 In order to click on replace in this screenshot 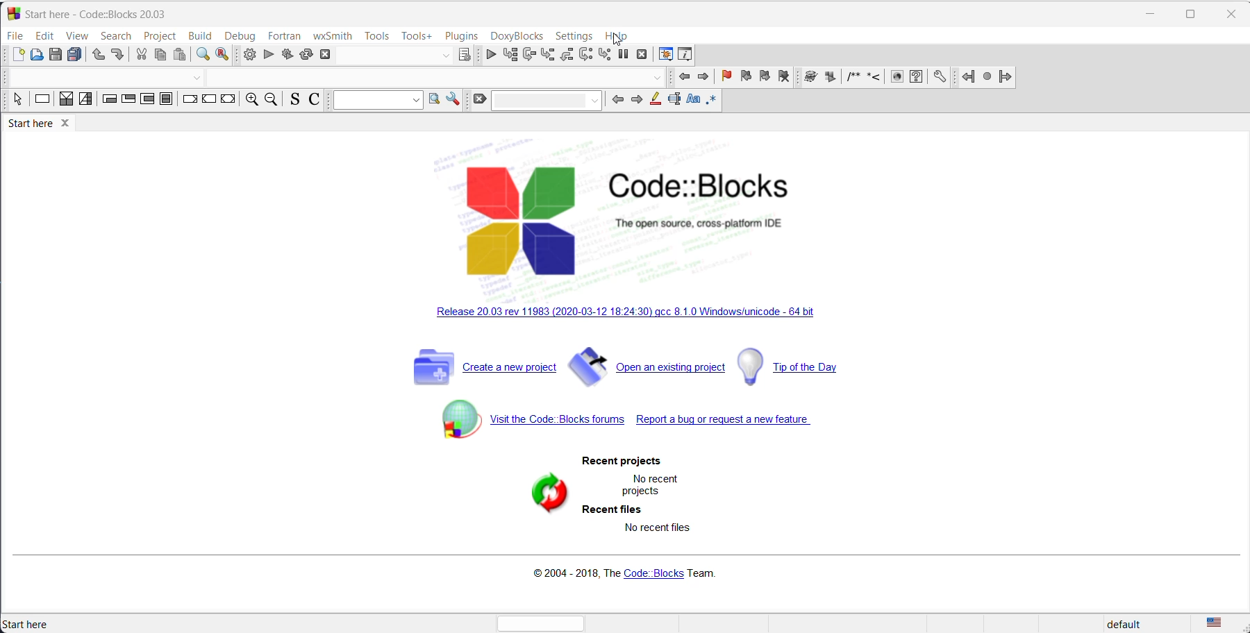, I will do `click(224, 56)`.